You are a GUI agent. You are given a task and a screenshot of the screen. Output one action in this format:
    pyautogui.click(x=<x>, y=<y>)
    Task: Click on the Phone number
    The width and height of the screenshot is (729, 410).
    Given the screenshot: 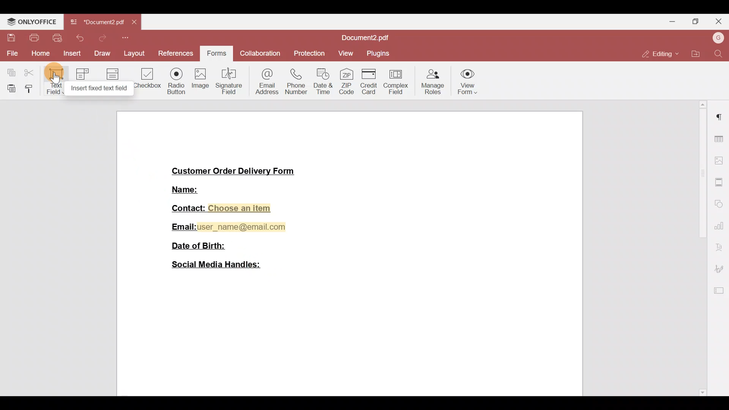 What is the action you would take?
    pyautogui.click(x=293, y=82)
    